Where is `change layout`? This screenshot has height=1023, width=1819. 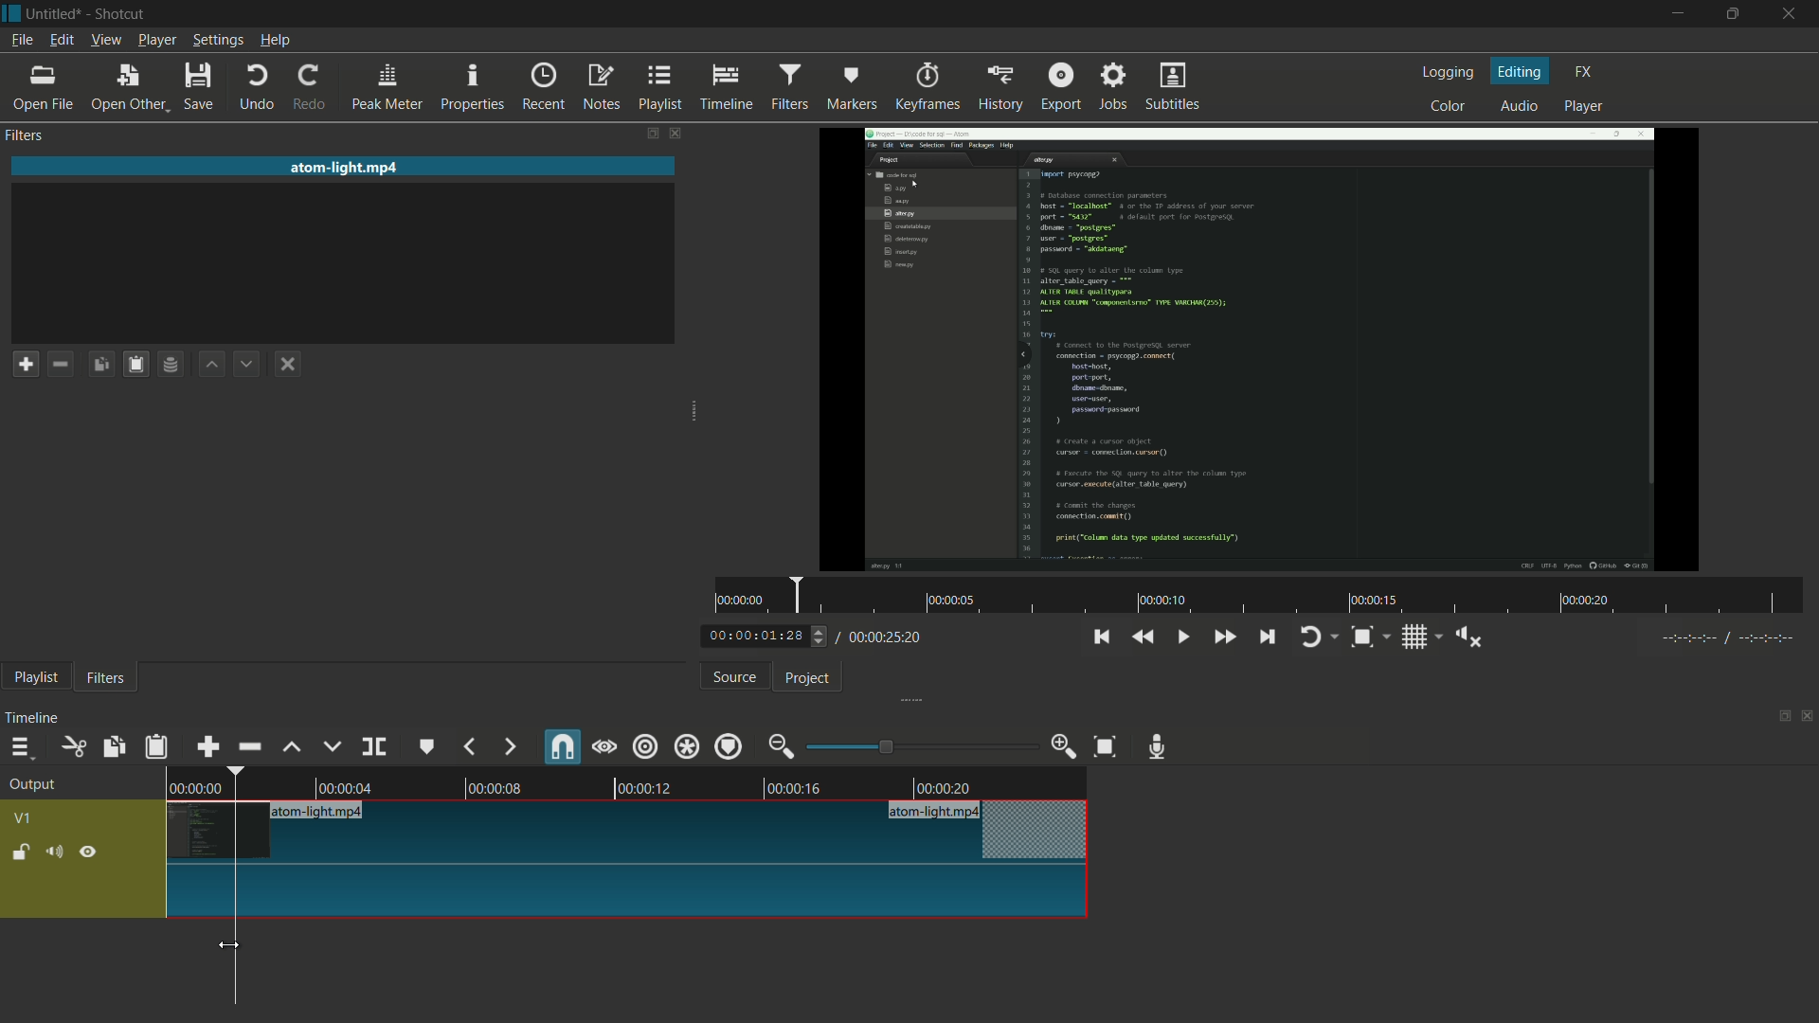
change layout is located at coordinates (644, 133).